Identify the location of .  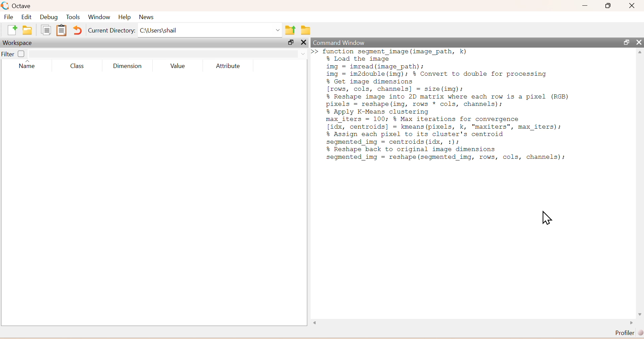
(304, 42).